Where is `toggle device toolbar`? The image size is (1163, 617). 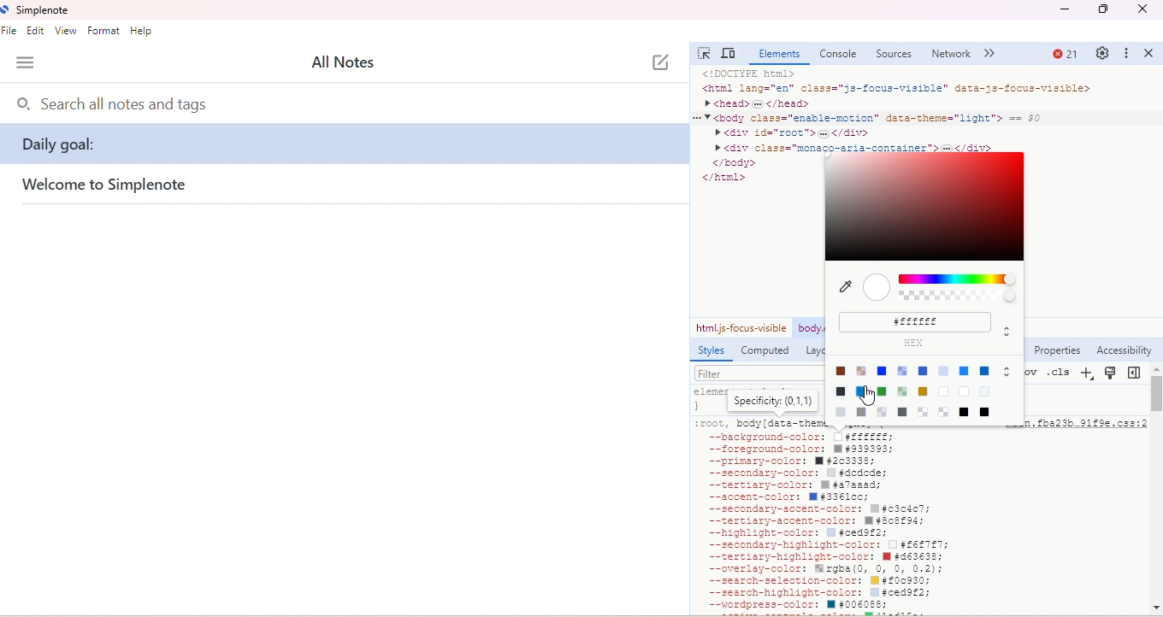 toggle device toolbar is located at coordinates (729, 54).